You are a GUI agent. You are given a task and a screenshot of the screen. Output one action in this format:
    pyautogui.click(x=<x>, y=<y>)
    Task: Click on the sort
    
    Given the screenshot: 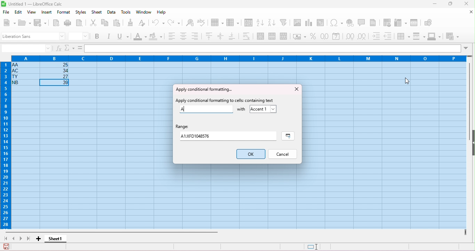 What is the action you would take?
    pyautogui.click(x=249, y=23)
    